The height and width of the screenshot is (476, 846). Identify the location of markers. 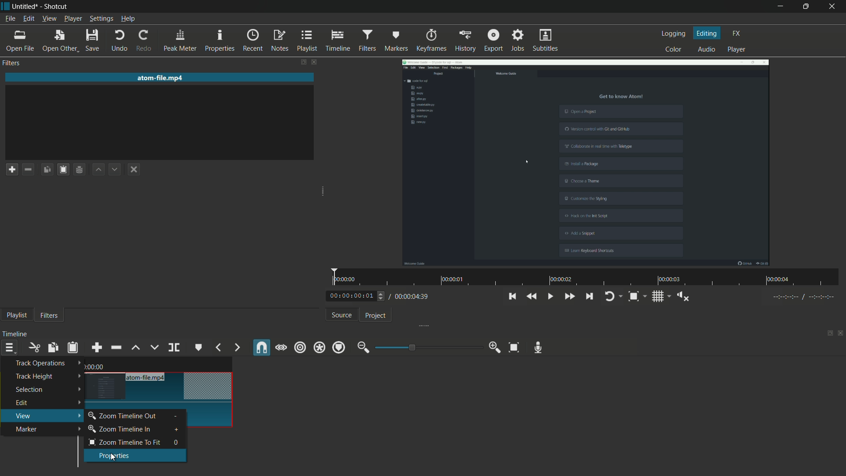
(397, 40).